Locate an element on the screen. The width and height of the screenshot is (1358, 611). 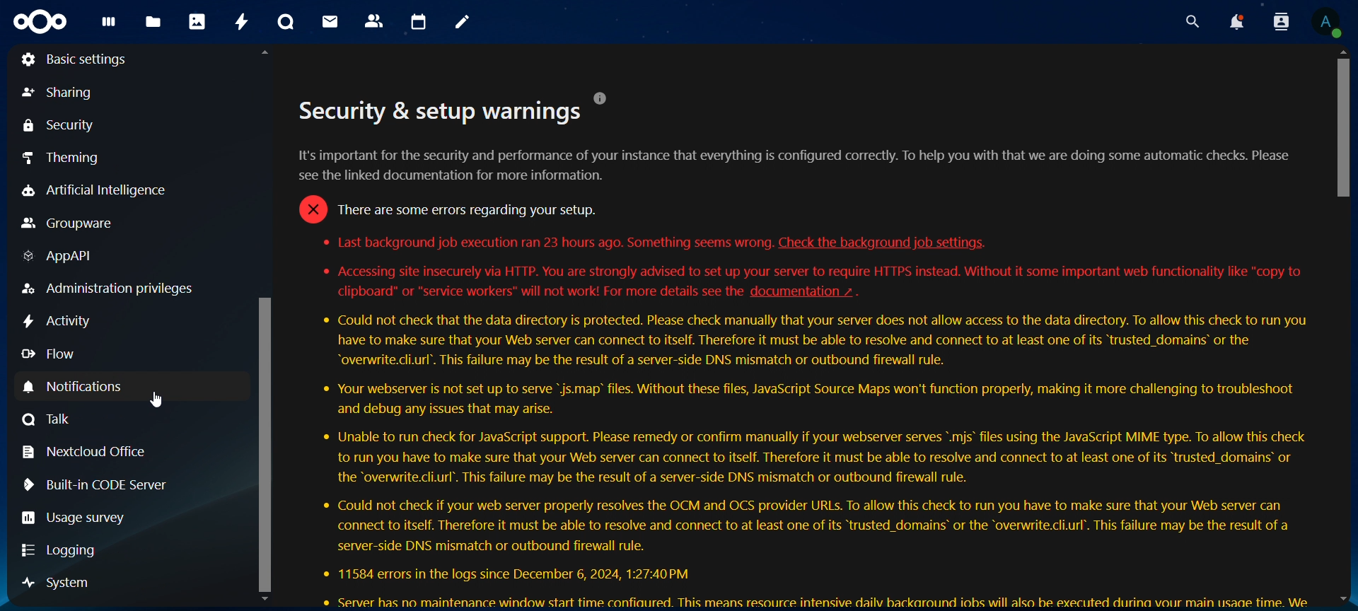
system is located at coordinates (59, 581).